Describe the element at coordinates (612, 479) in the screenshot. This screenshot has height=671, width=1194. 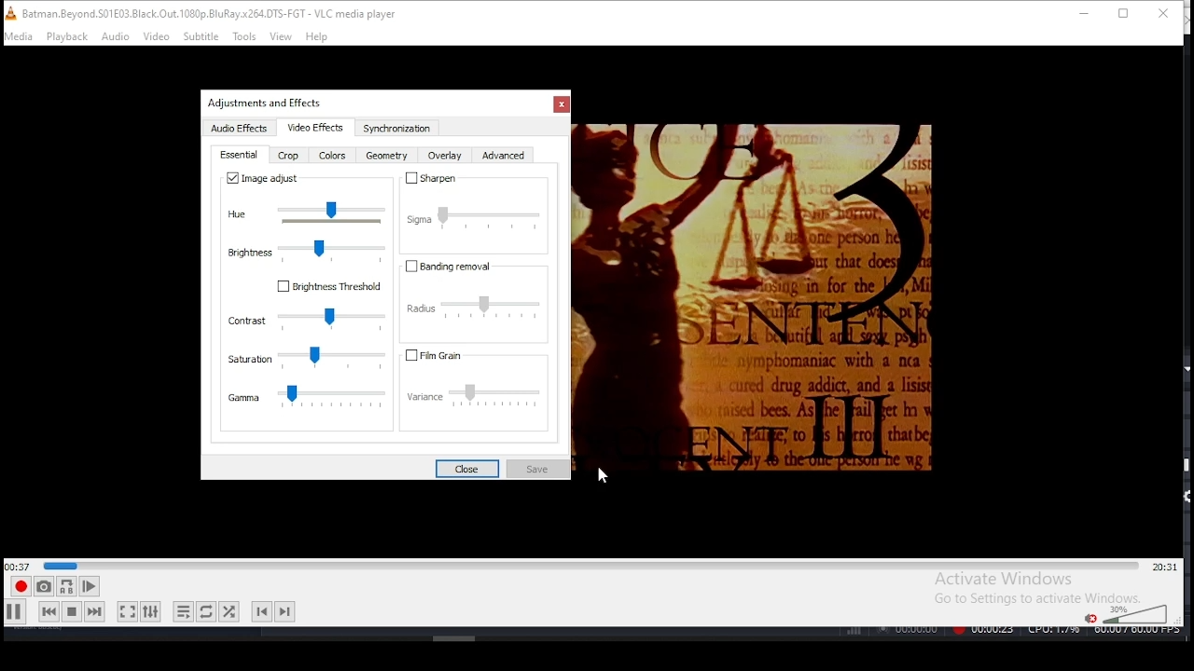
I see `mouse pointer` at that location.